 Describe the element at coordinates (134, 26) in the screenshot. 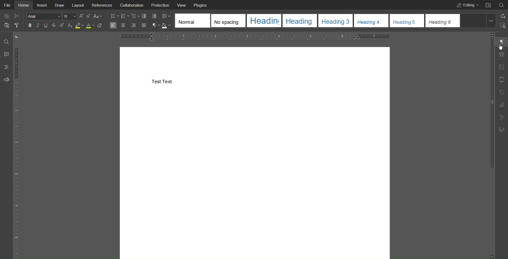

I see `Right Align` at that location.